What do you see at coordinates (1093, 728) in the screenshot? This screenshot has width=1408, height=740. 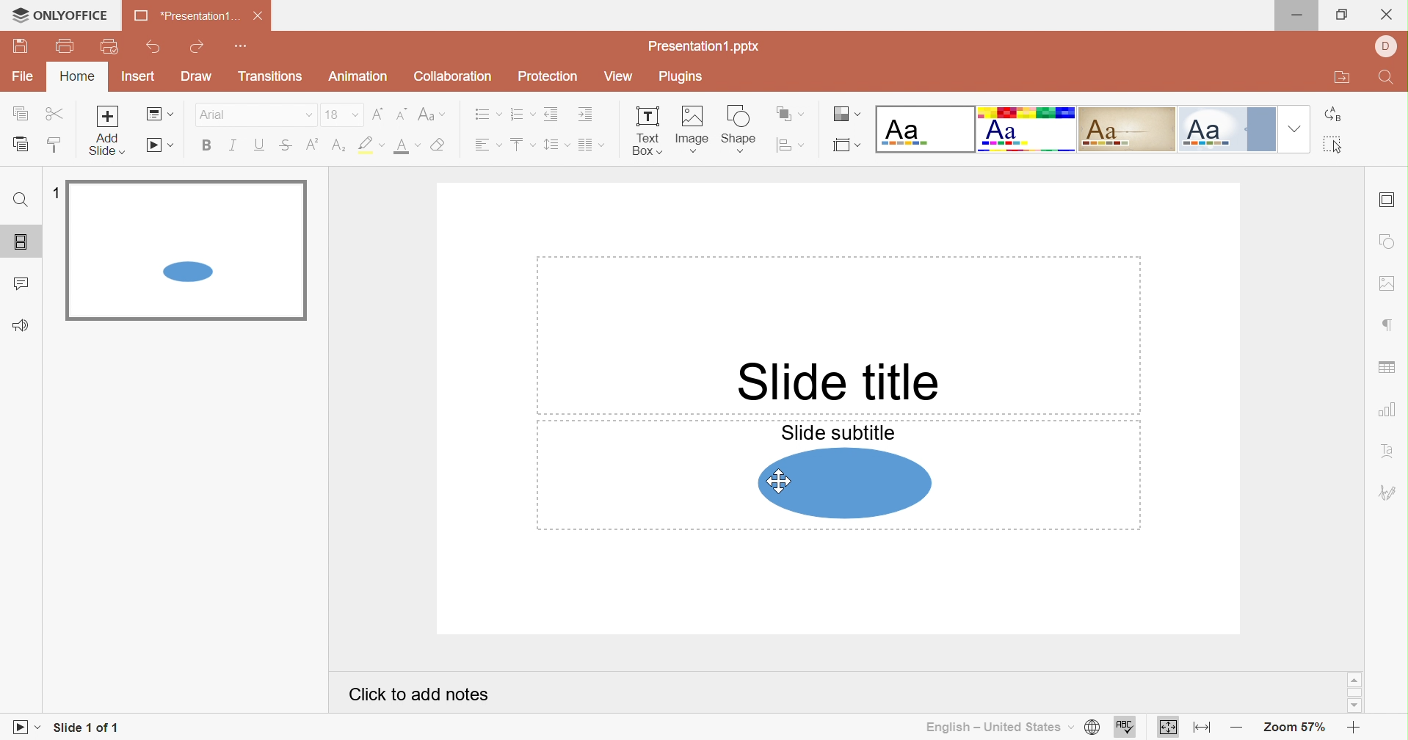 I see `Set document language` at bounding box center [1093, 728].